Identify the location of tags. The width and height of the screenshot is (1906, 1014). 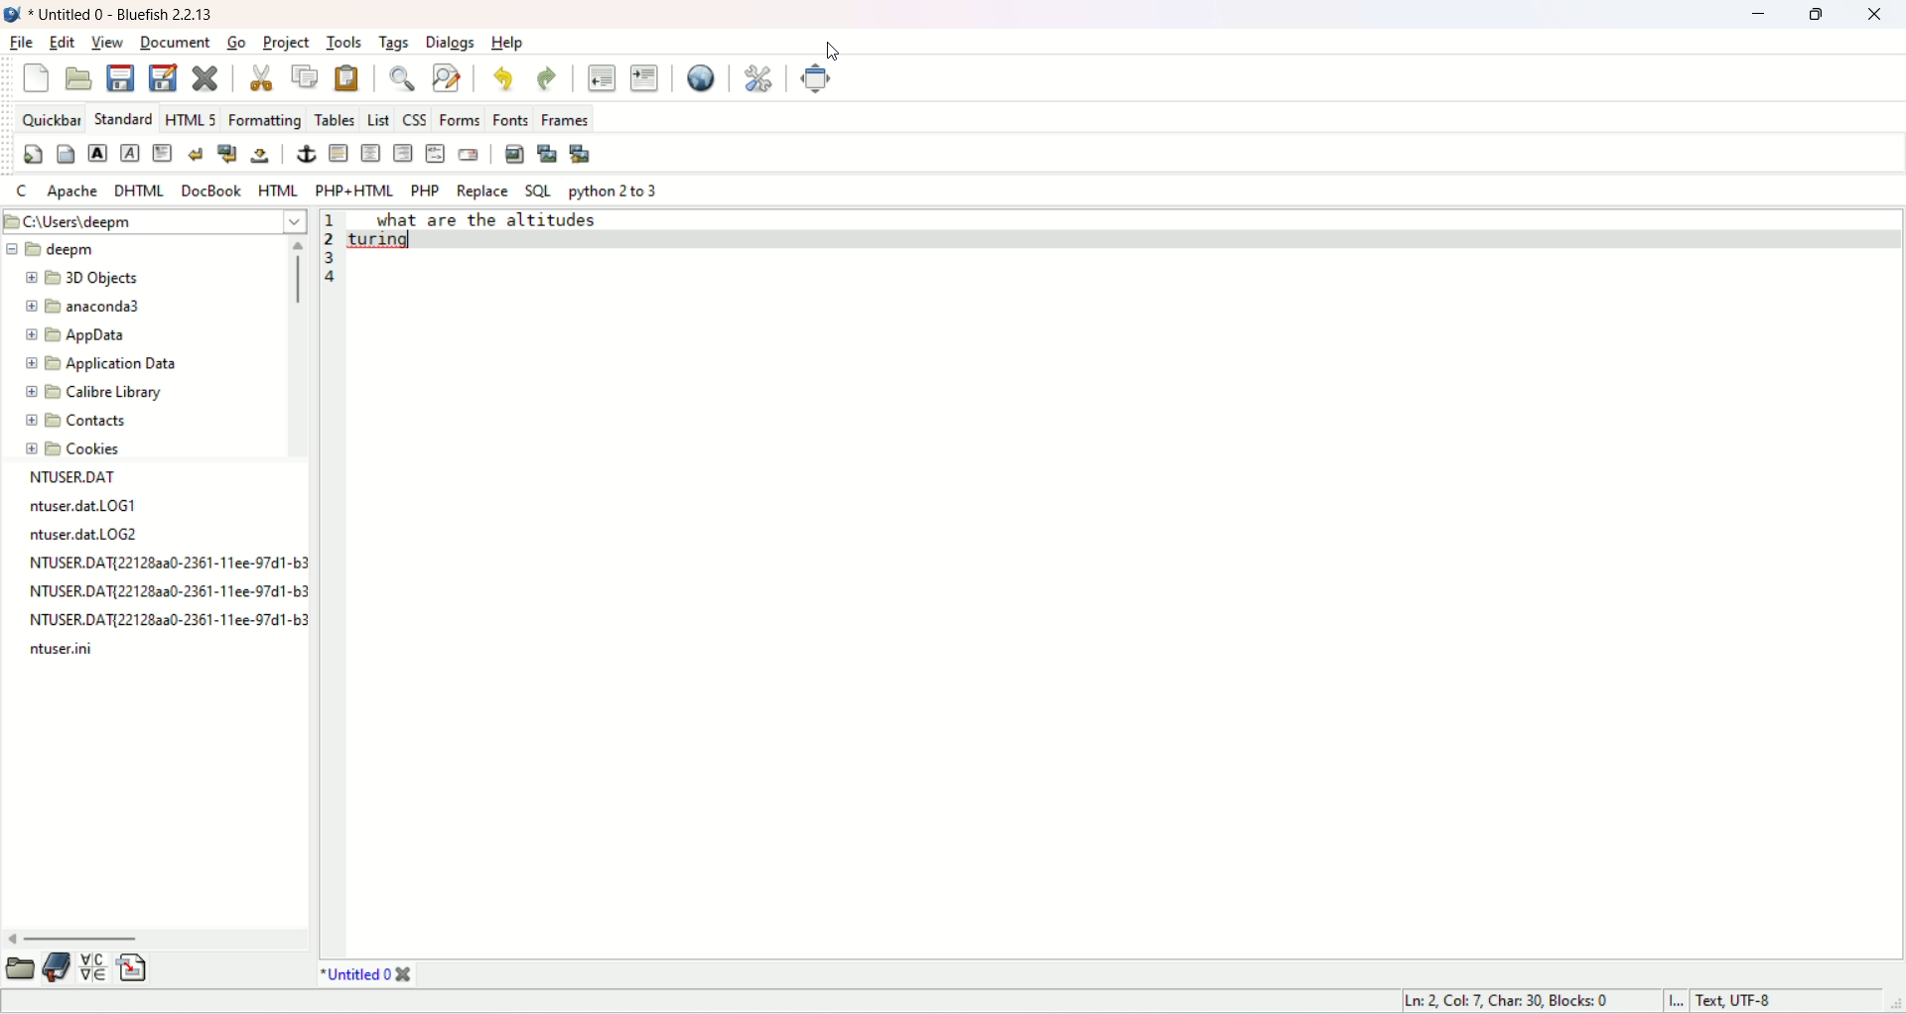
(393, 44).